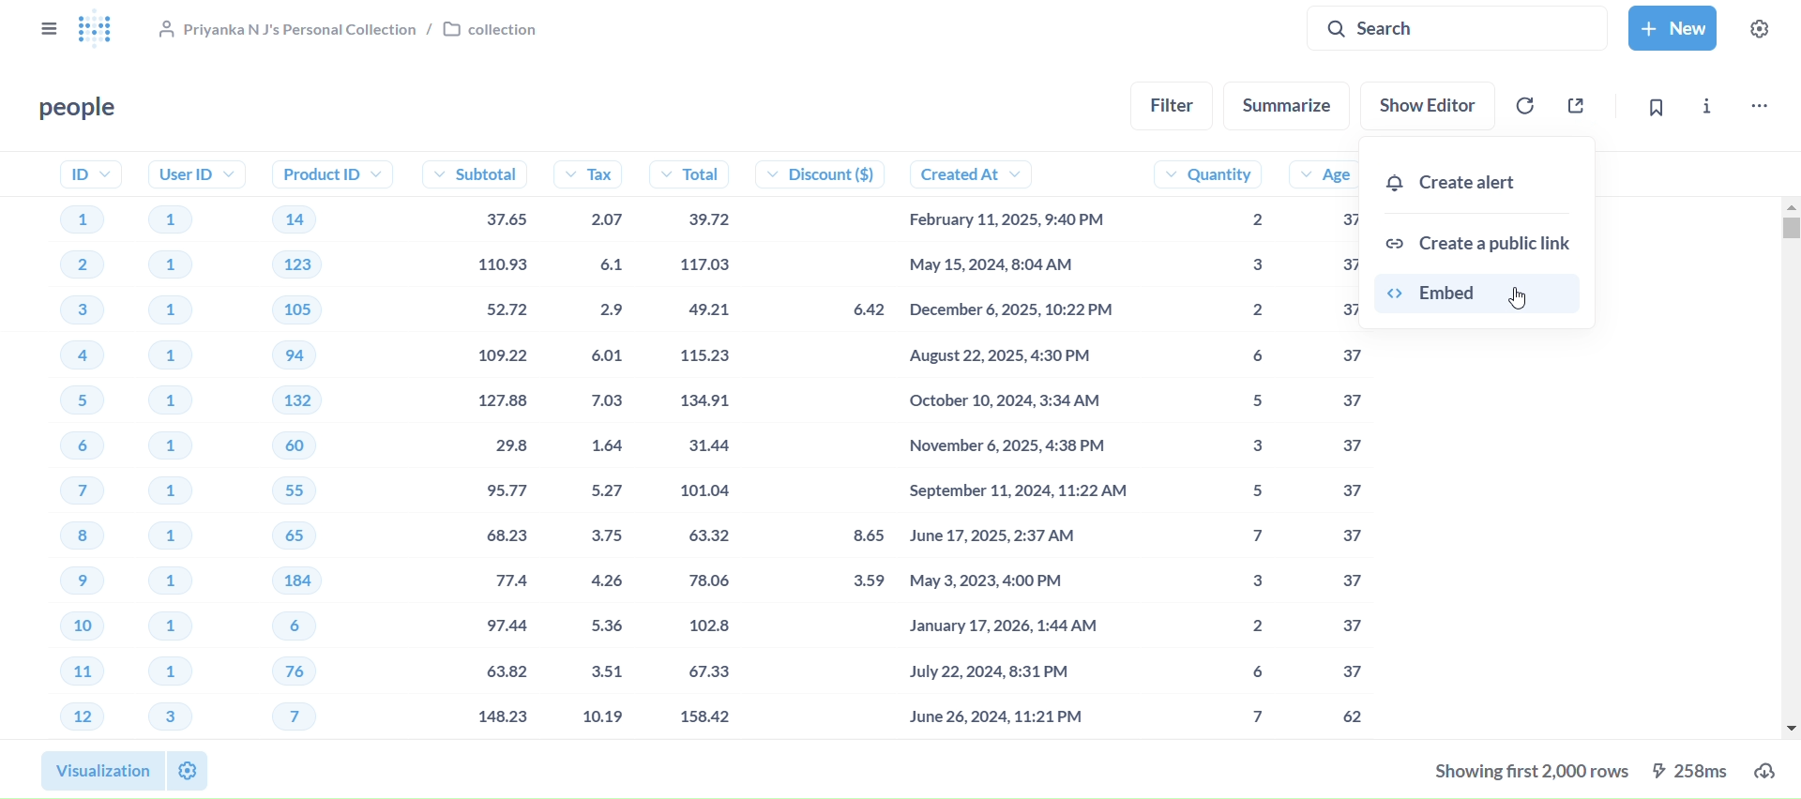  What do you see at coordinates (704, 447) in the screenshot?
I see `total` at bounding box center [704, 447].